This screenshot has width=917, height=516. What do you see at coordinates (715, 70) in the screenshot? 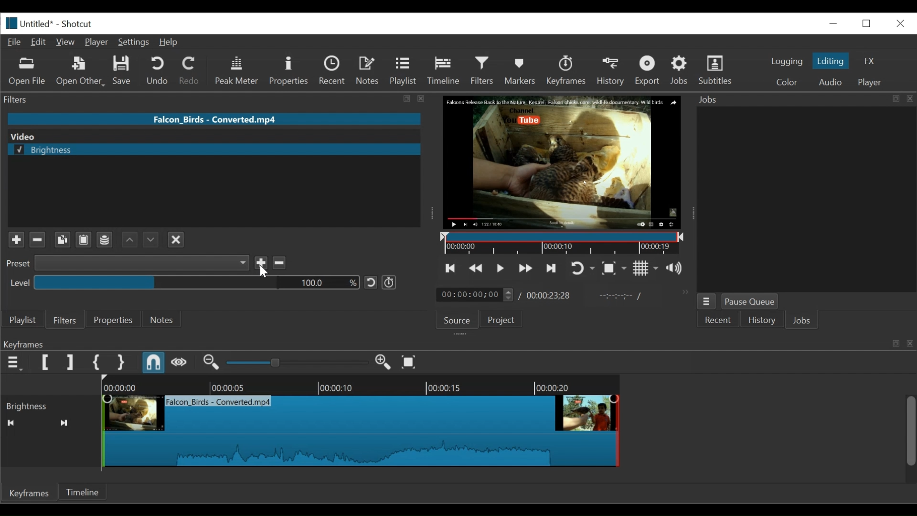
I see `Subtitles` at bounding box center [715, 70].